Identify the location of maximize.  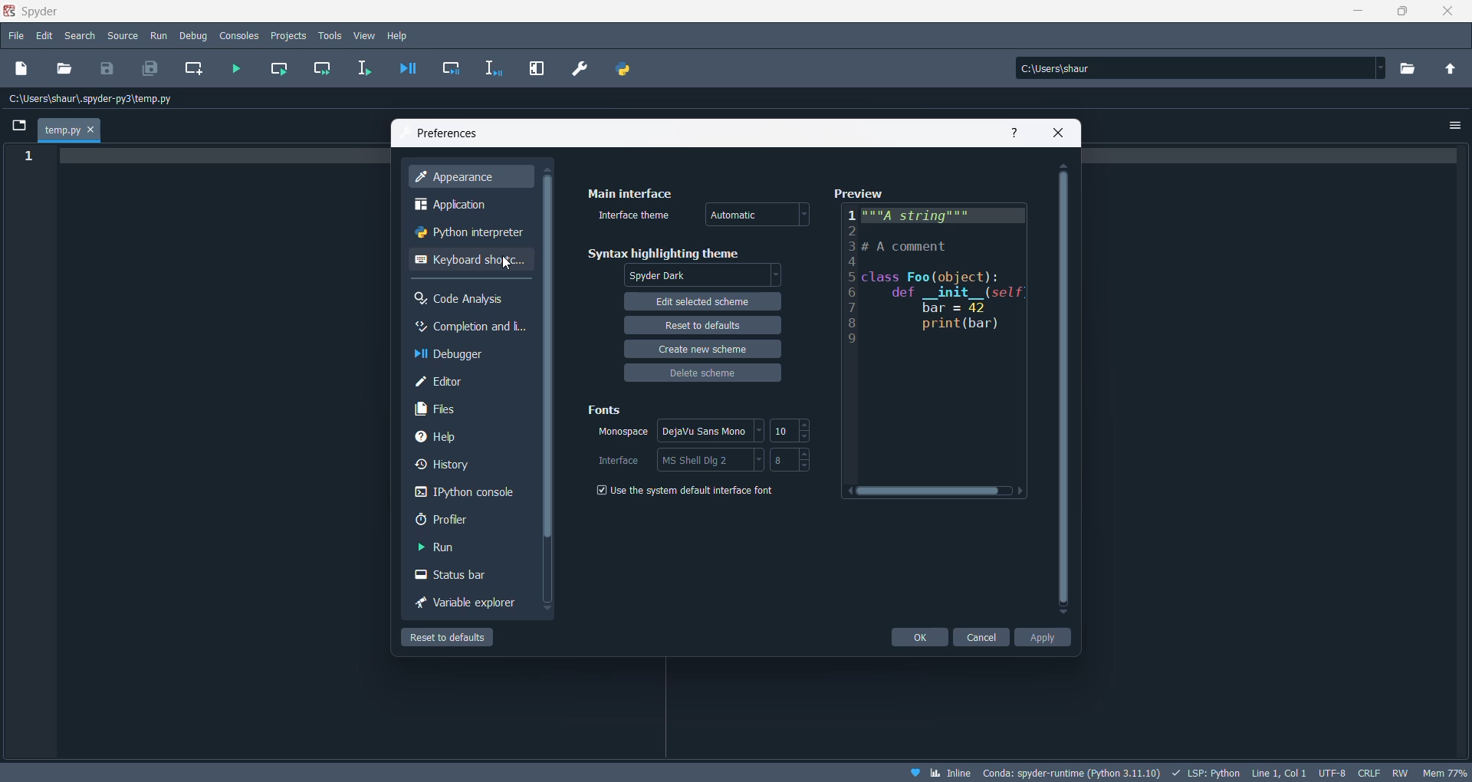
(1404, 14).